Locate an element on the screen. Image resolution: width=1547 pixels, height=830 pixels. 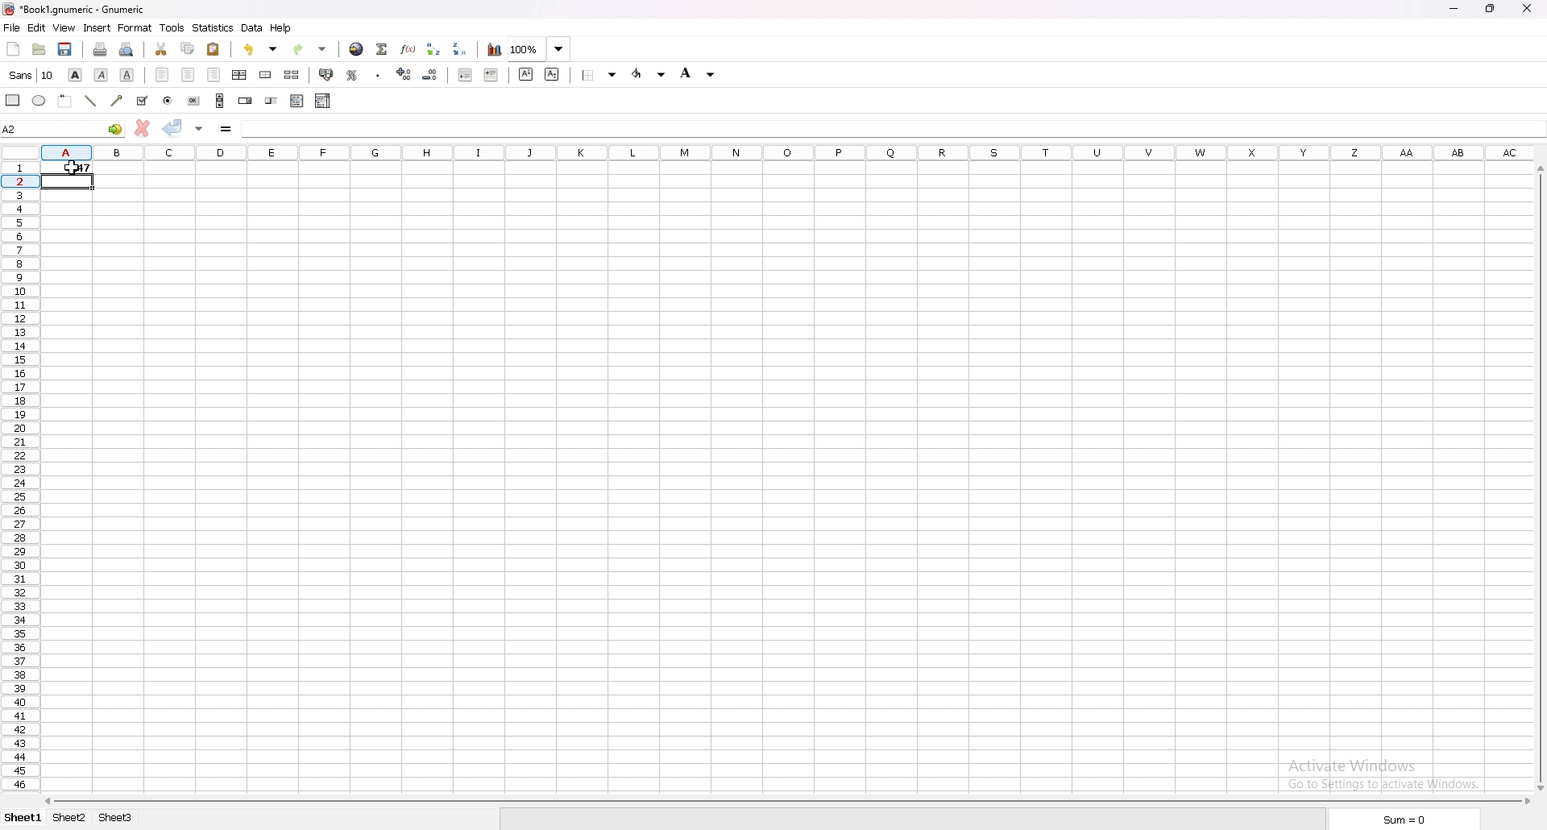
radio button is located at coordinates (168, 101).